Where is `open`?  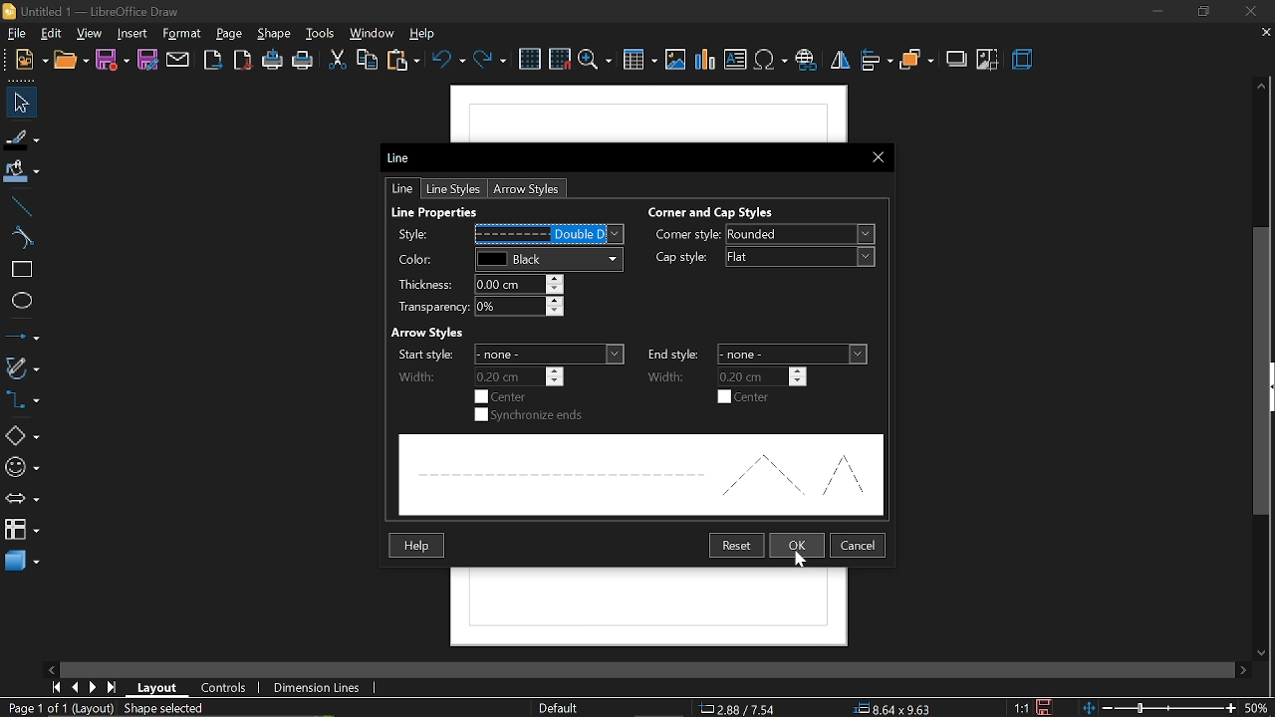
open is located at coordinates (30, 60).